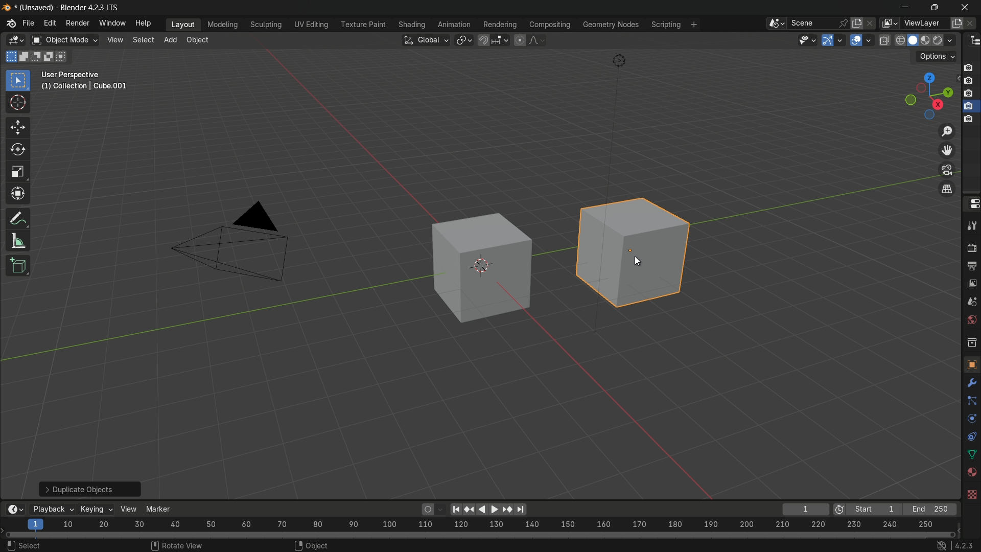  Describe the element at coordinates (520, 39) in the screenshot. I see `propotional editing object` at that location.